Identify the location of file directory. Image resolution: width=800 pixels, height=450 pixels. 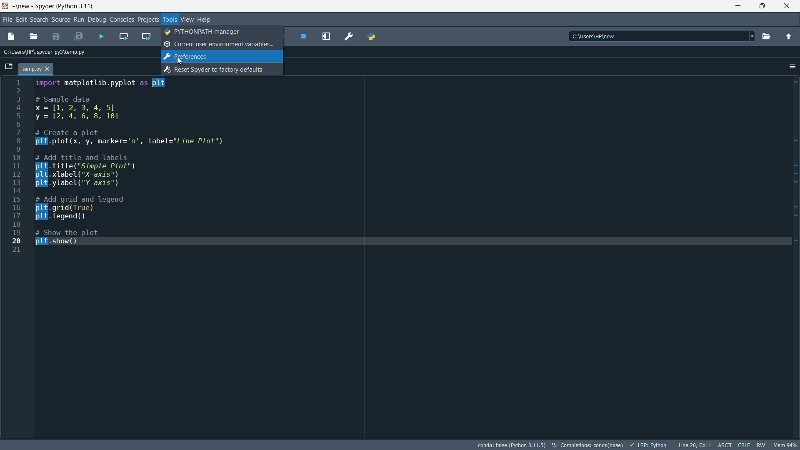
(43, 52).